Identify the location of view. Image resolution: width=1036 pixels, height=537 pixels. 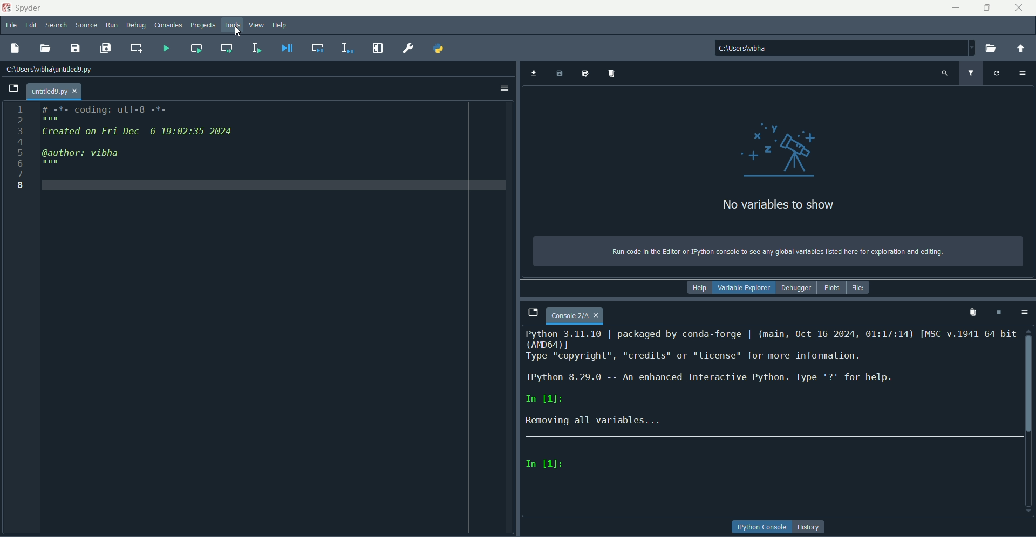
(257, 25).